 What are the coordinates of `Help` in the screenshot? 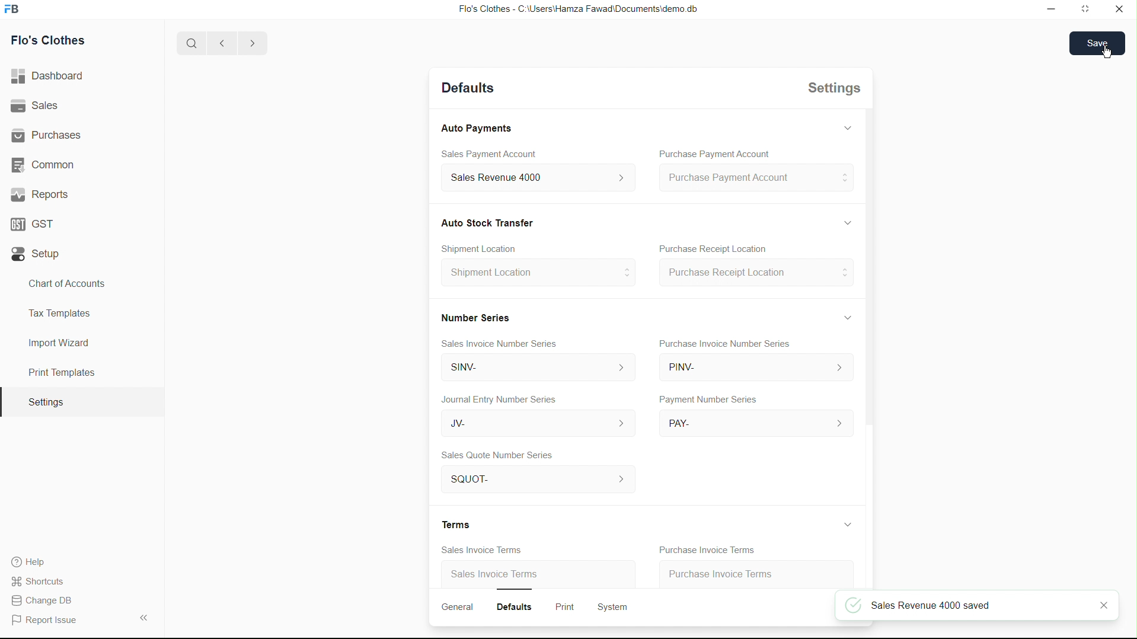 It's located at (28, 561).